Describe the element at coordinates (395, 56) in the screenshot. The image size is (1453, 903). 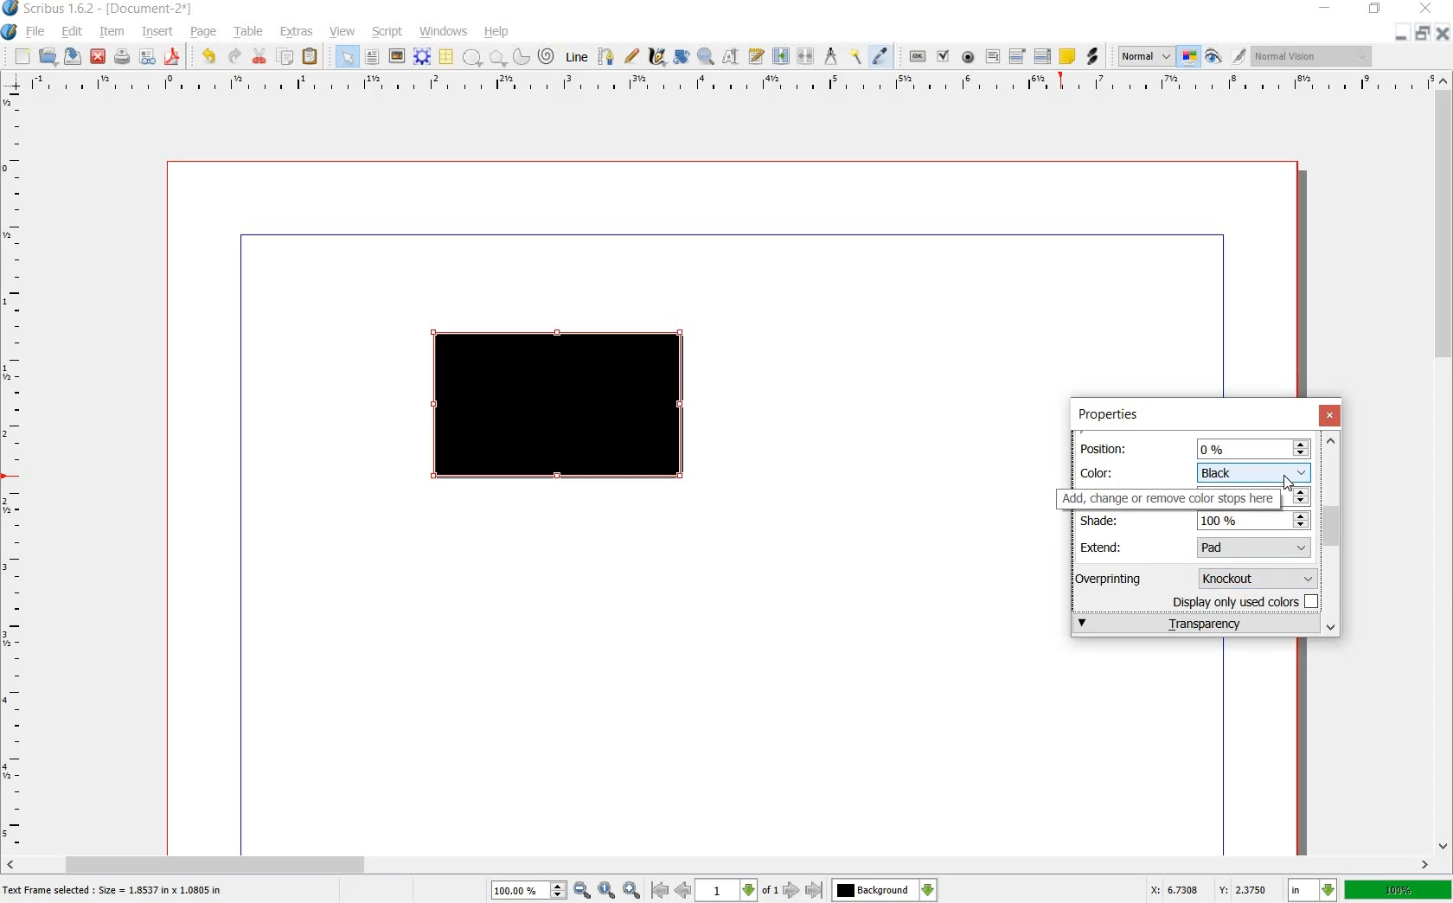
I see `image frame` at that location.